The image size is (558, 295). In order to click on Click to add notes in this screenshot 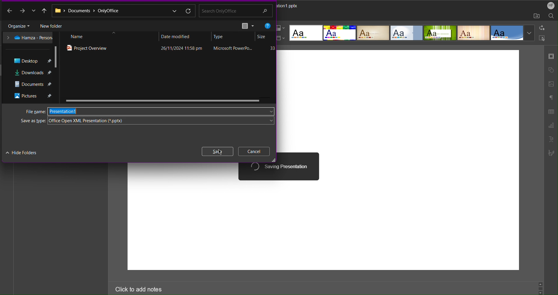, I will do `click(137, 289)`.